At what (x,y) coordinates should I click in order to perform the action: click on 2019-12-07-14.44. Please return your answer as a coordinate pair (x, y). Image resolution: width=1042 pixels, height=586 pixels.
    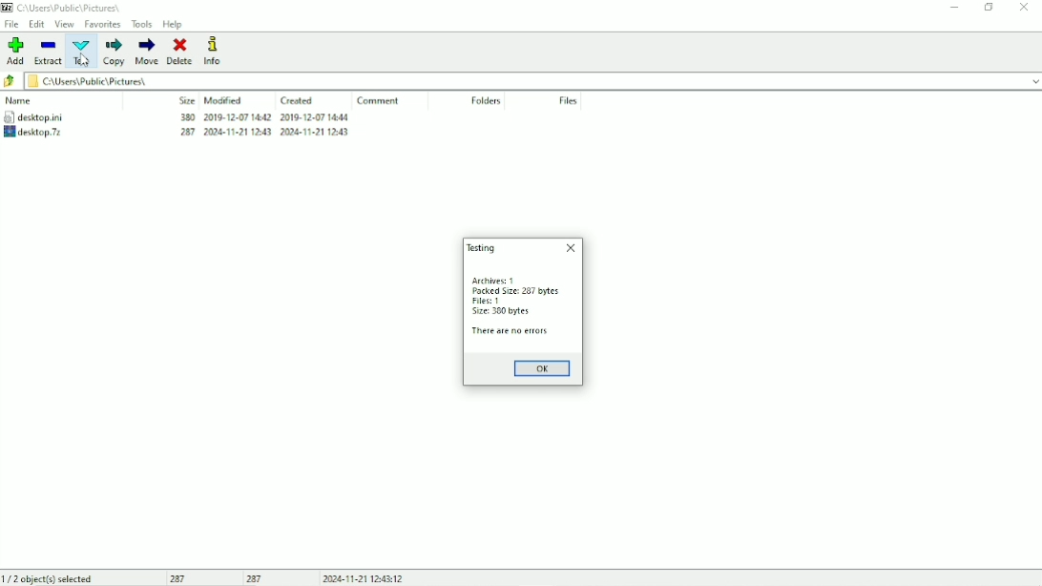
    Looking at the image, I should click on (315, 116).